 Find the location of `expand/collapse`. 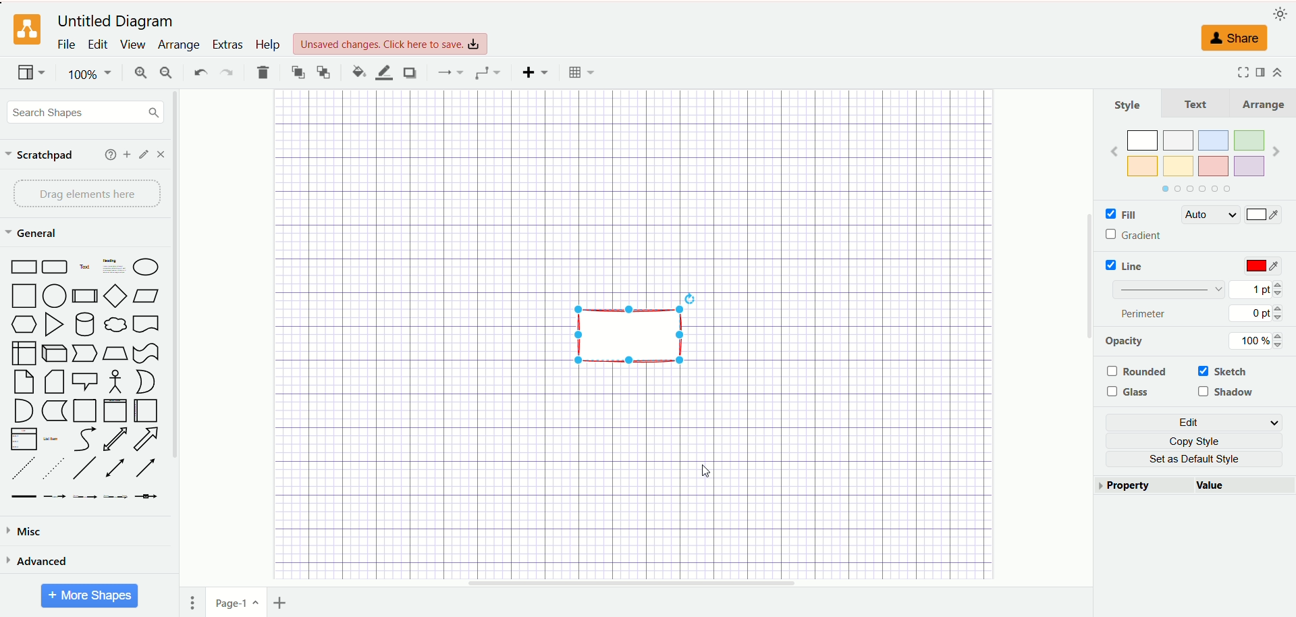

expand/collapse is located at coordinates (1278, 74).